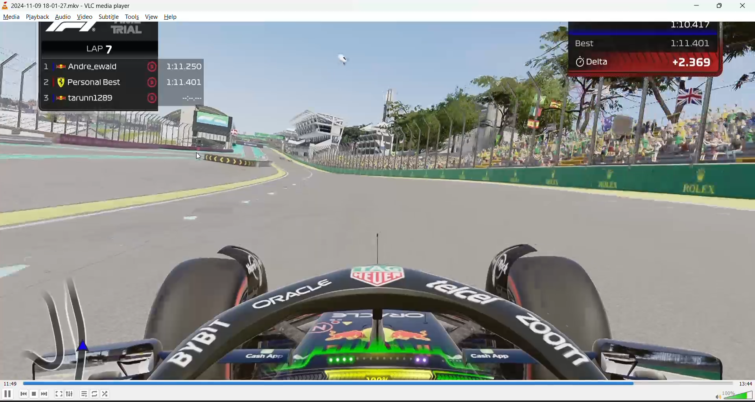 Image resolution: width=755 pixels, height=402 pixels. What do you see at coordinates (96, 393) in the screenshot?
I see `loop` at bounding box center [96, 393].